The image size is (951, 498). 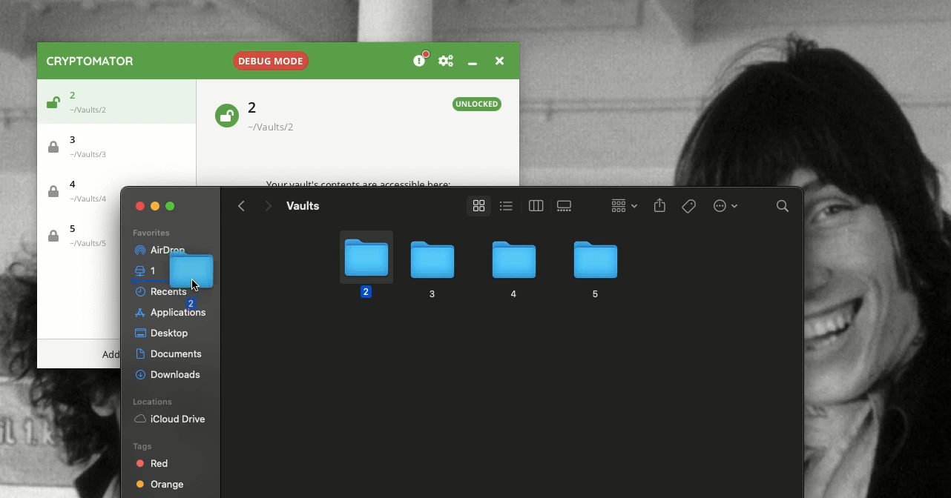 I want to click on iCloud Drive, so click(x=170, y=420).